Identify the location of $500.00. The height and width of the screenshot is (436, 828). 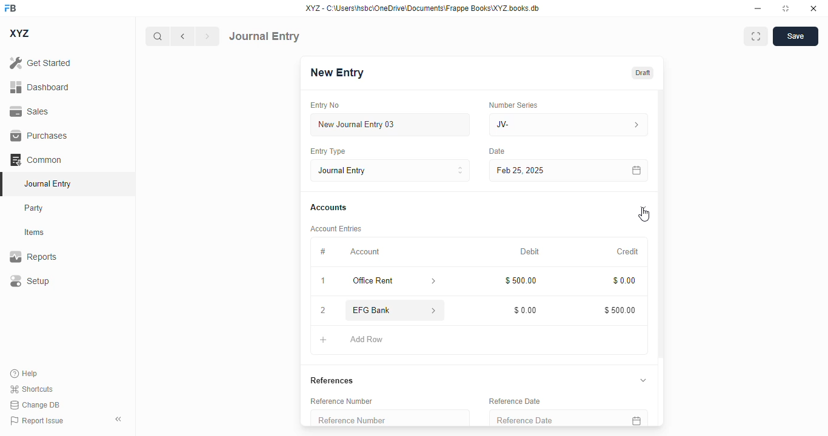
(522, 280).